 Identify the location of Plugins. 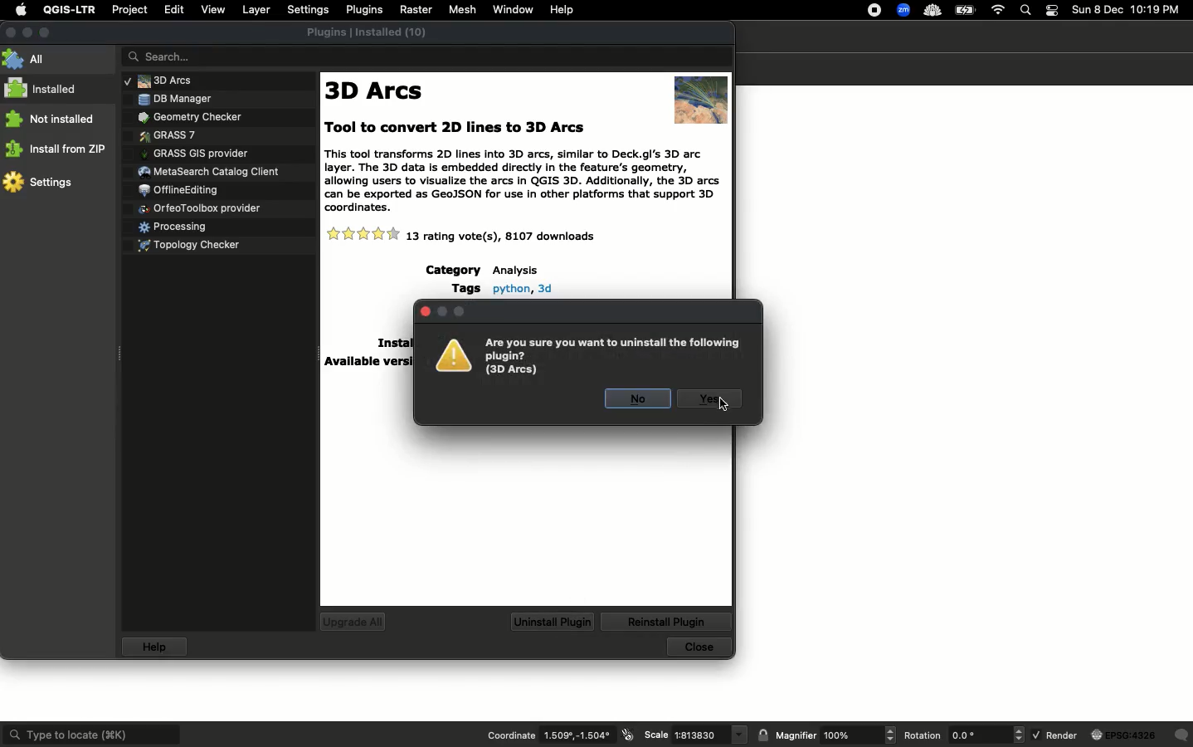
(197, 243).